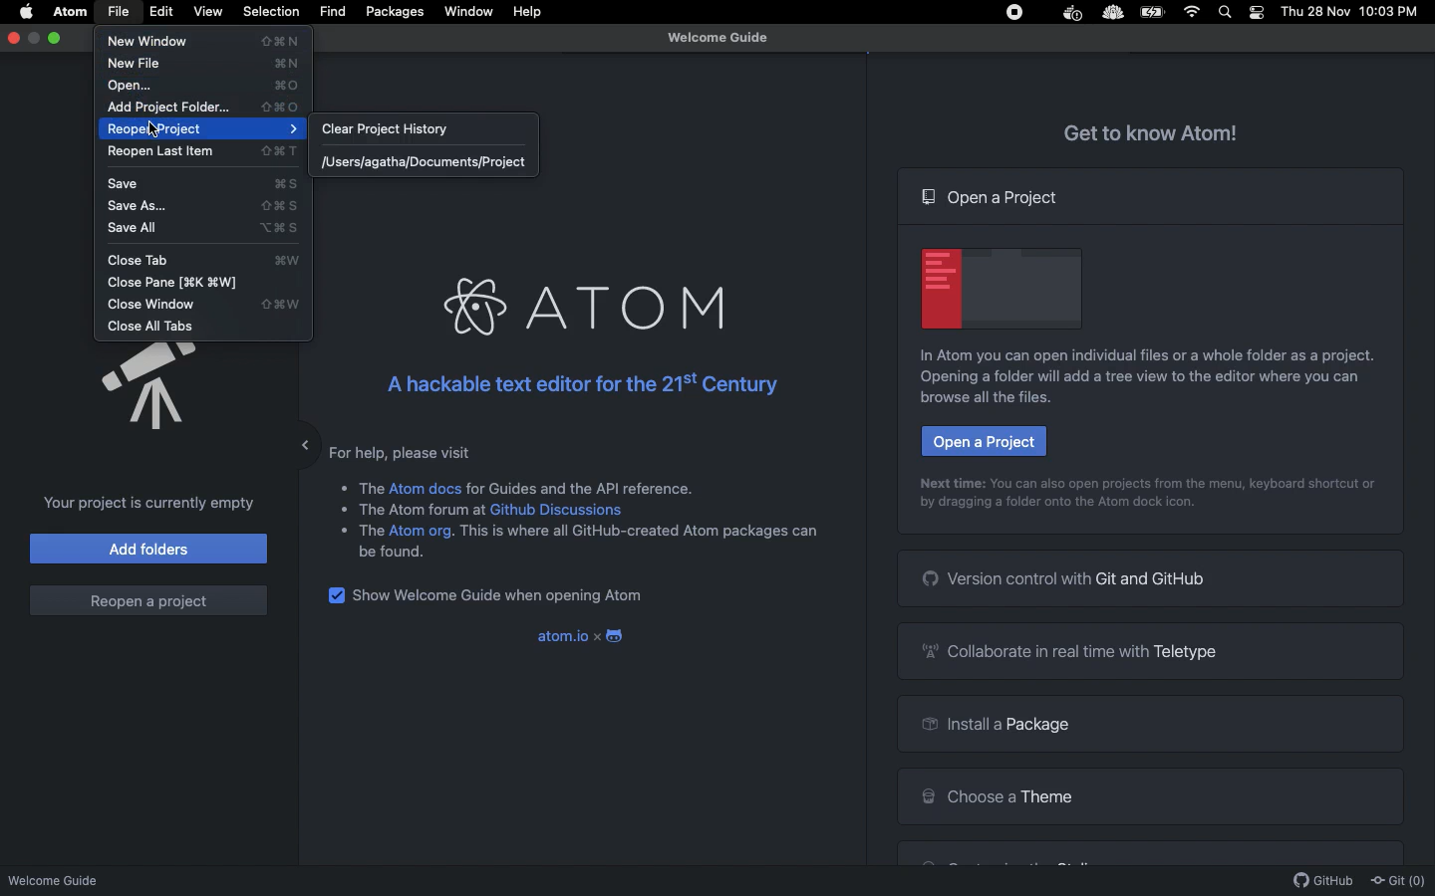 This screenshot has height=896, width=1435. What do you see at coordinates (209, 42) in the screenshot?
I see `New window` at bounding box center [209, 42].